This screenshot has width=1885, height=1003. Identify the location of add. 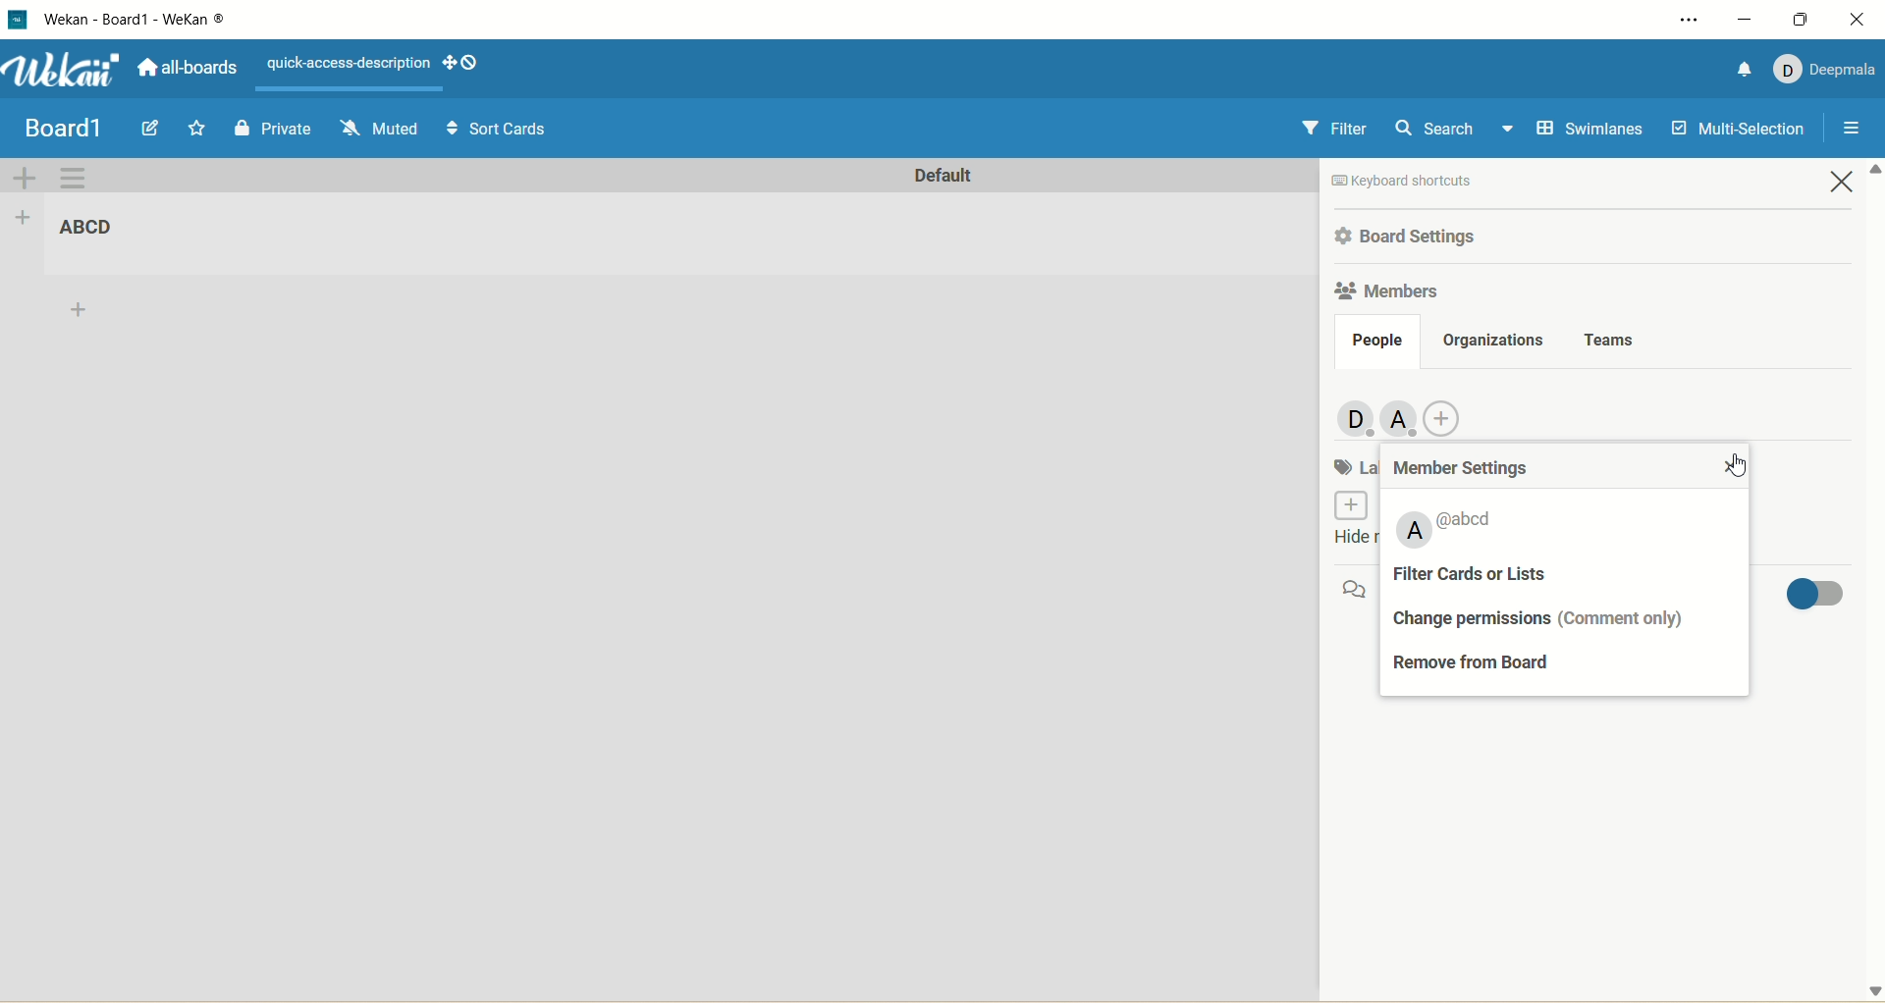
(81, 313).